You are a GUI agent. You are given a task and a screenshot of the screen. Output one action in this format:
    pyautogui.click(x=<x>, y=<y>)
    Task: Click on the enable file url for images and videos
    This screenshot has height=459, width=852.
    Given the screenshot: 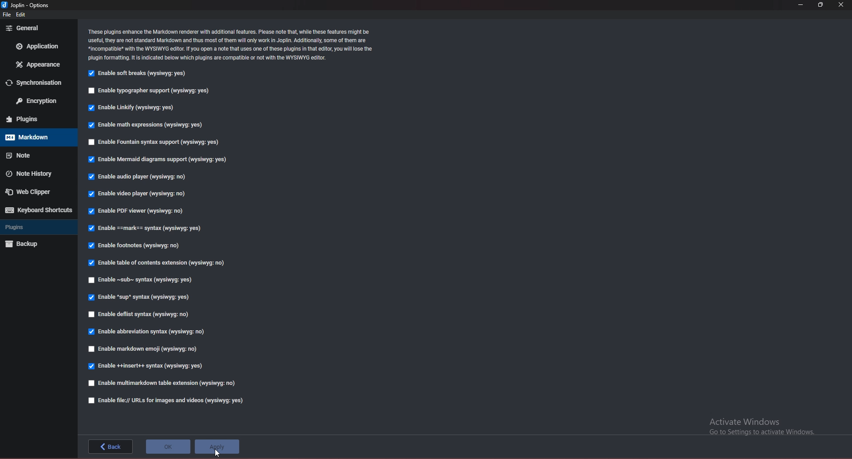 What is the action you would take?
    pyautogui.click(x=167, y=400)
    